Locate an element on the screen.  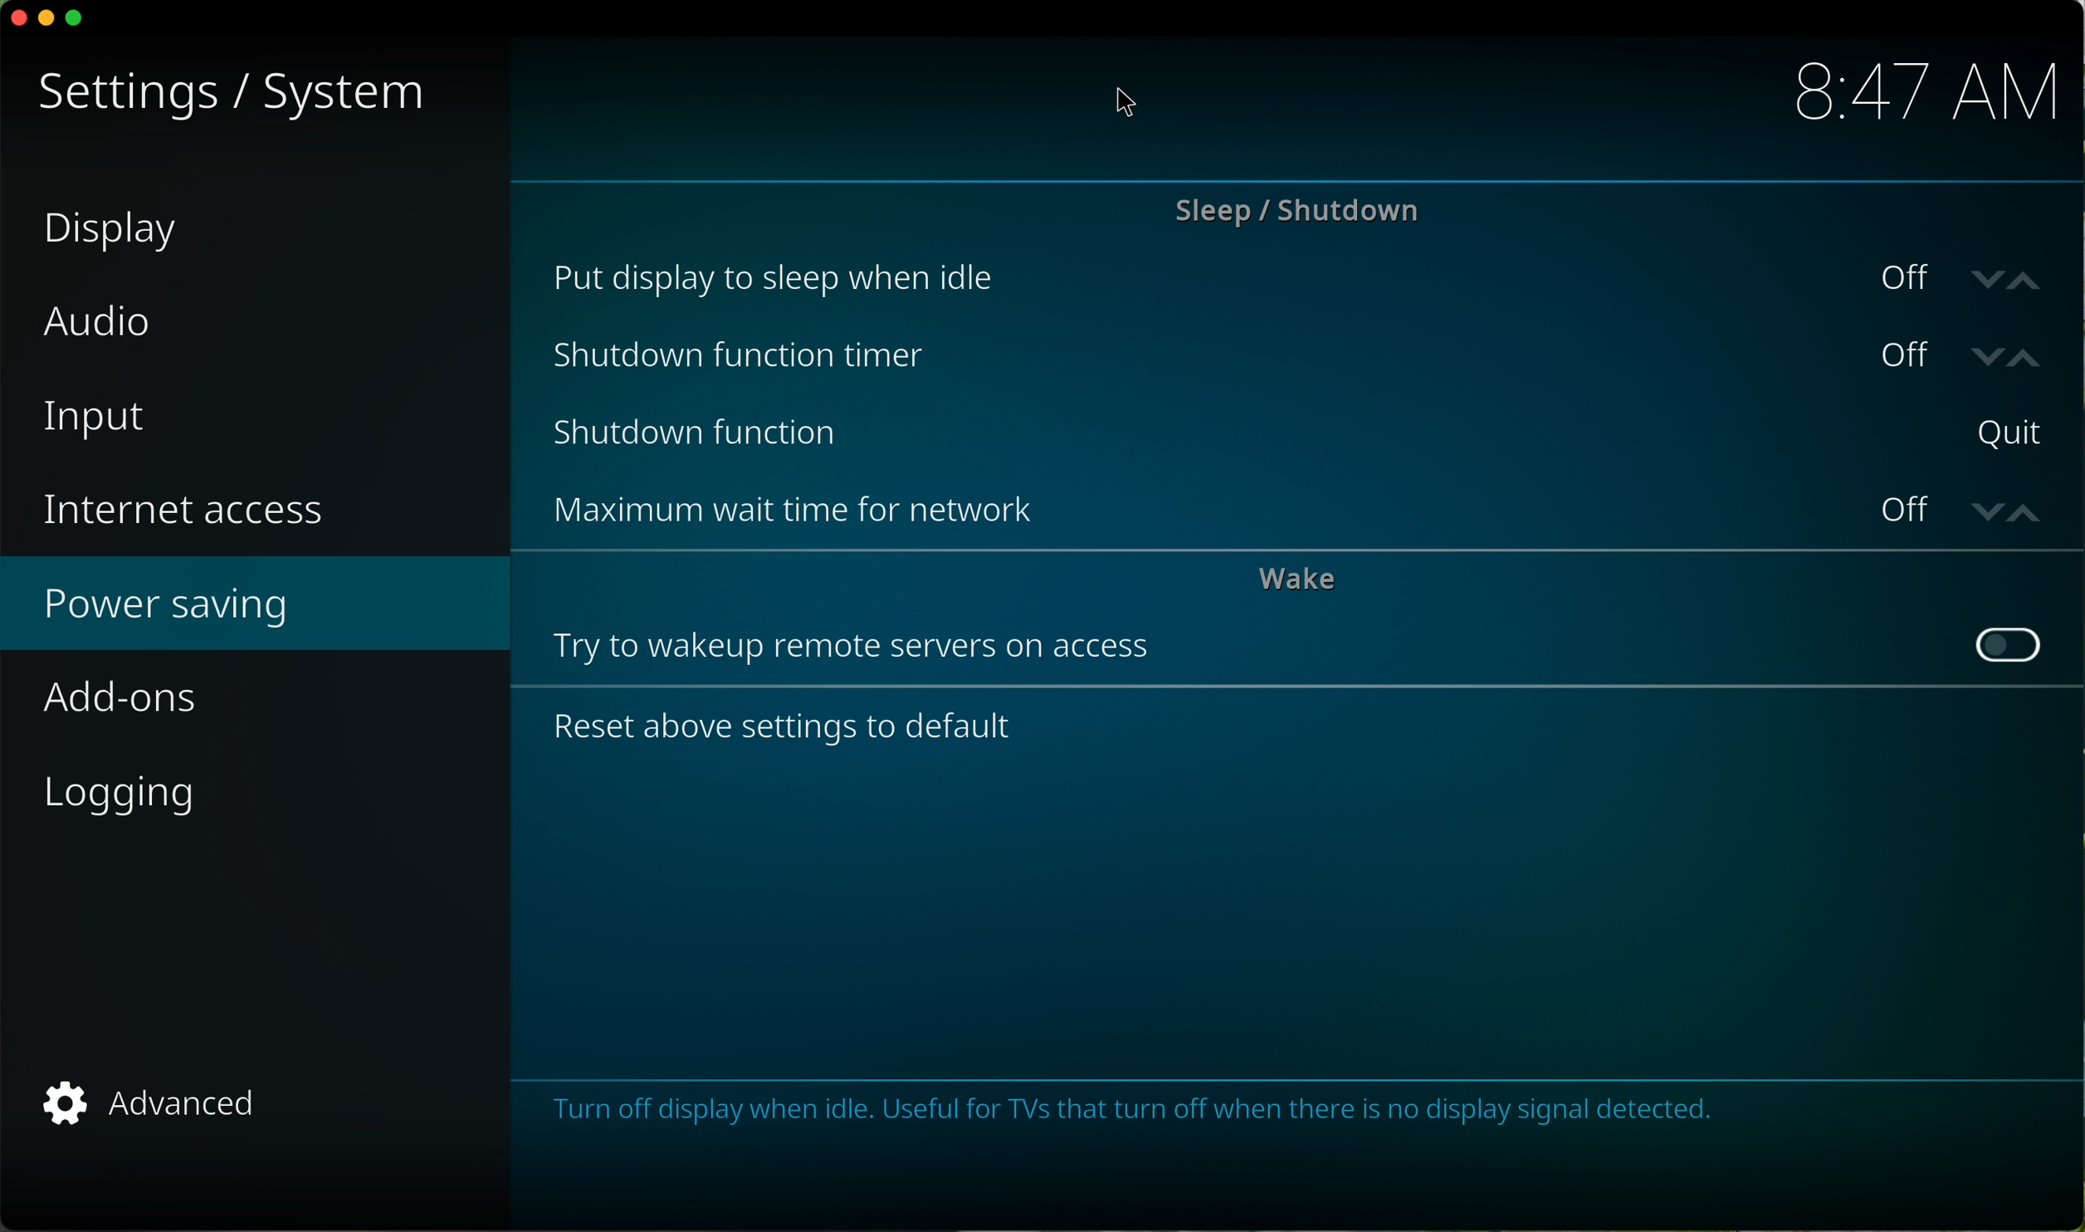
shutdown function timer is located at coordinates (740, 357).